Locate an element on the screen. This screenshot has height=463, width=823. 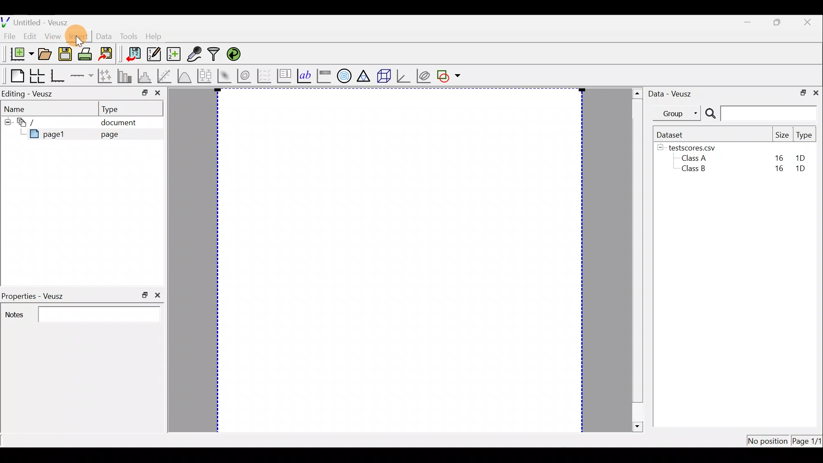
Histogram of a dataset is located at coordinates (146, 76).